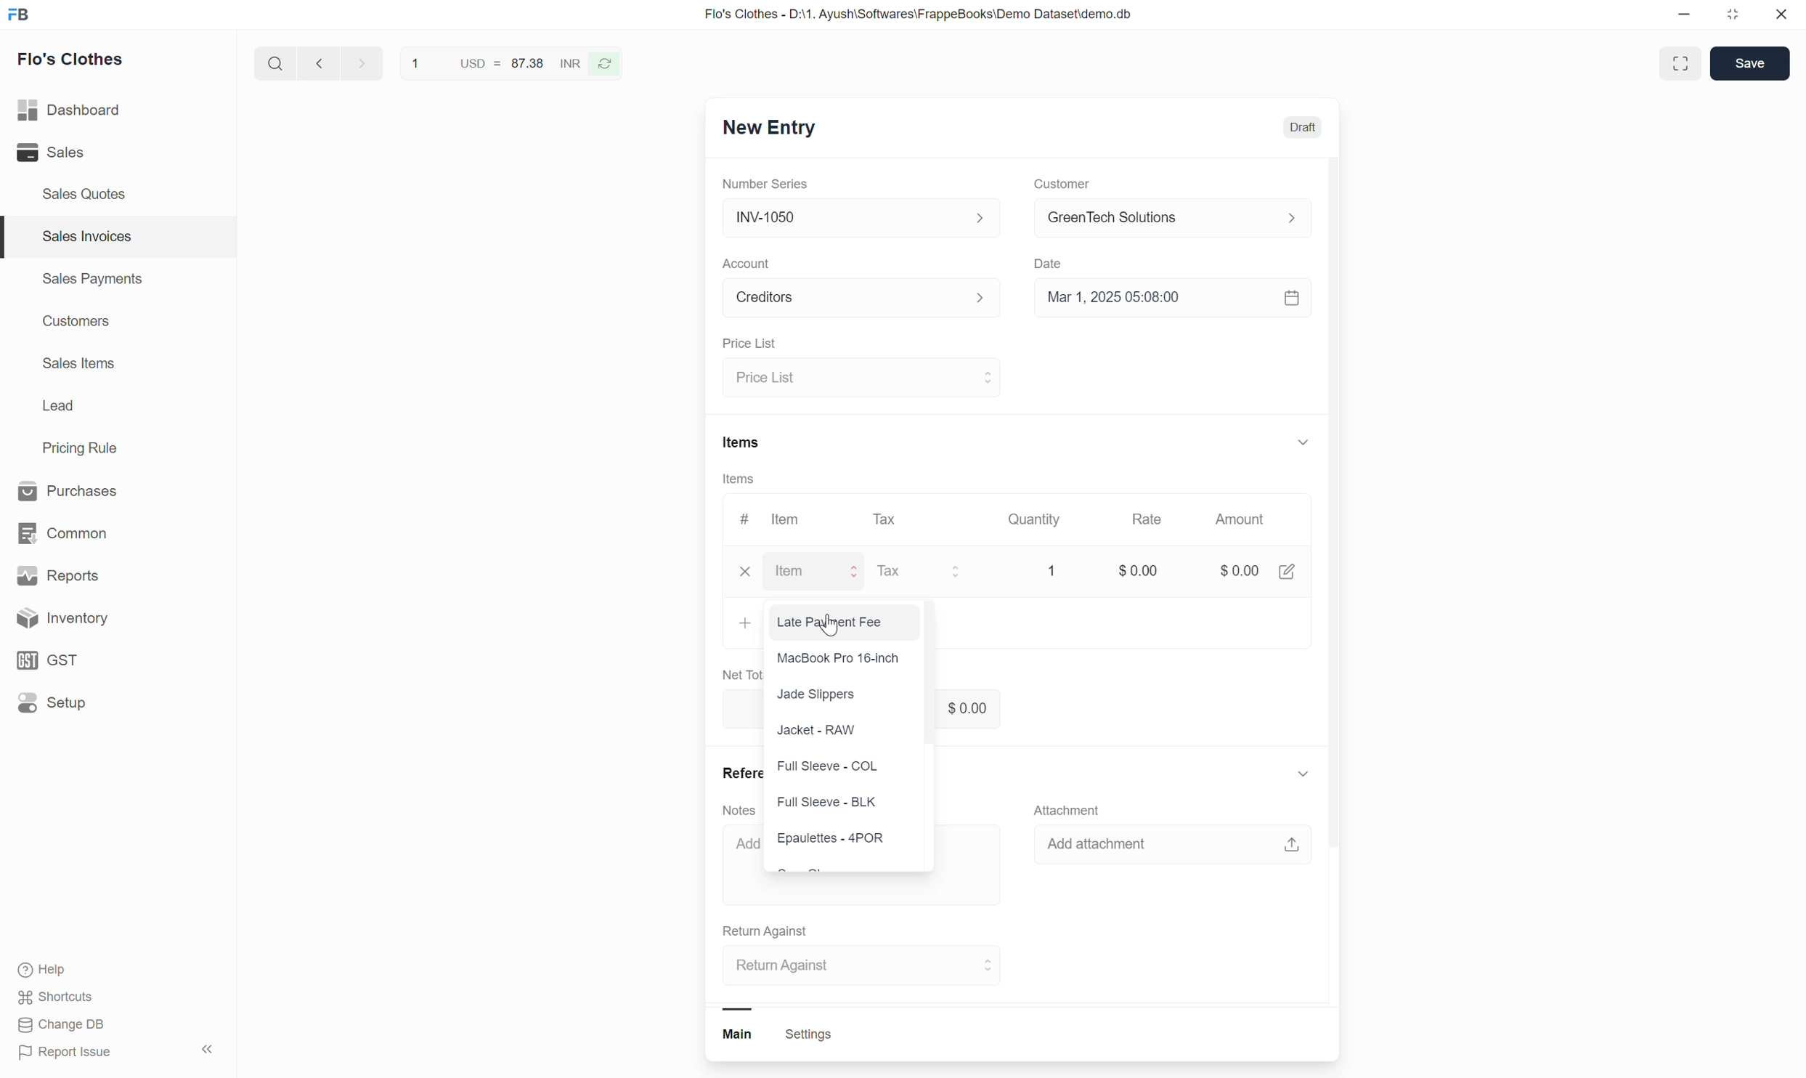 This screenshot has height=1078, width=1806. I want to click on #, so click(740, 519).